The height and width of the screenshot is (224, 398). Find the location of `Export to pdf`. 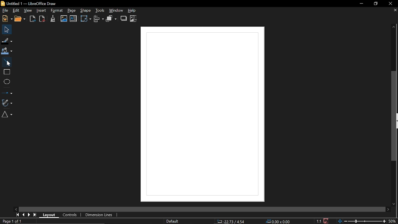

Export to pdf is located at coordinates (42, 19).